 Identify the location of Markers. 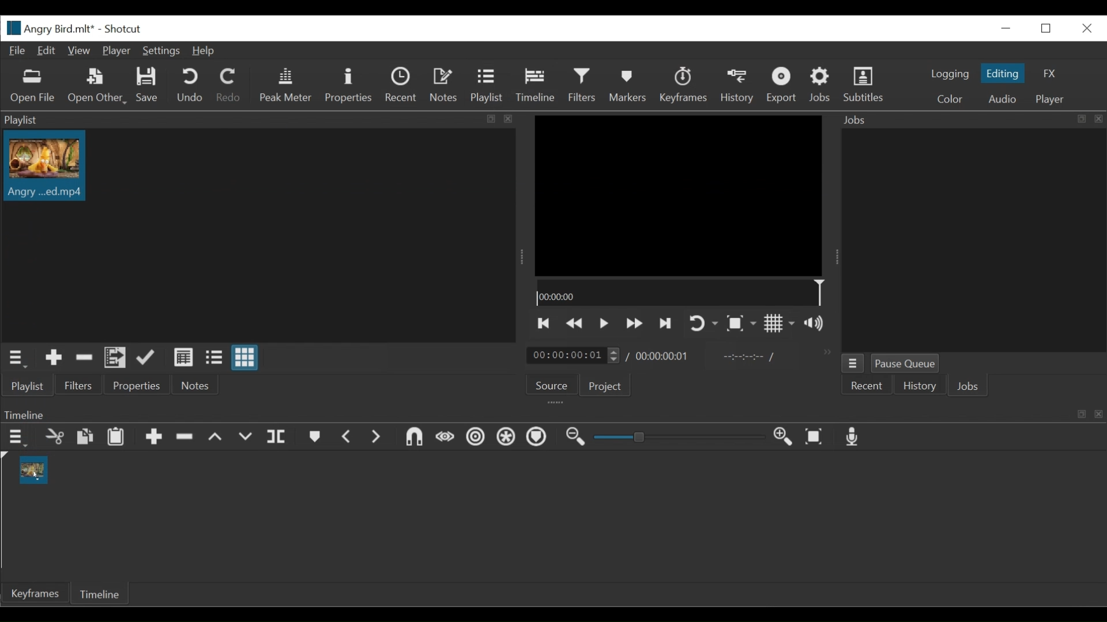
(627, 86).